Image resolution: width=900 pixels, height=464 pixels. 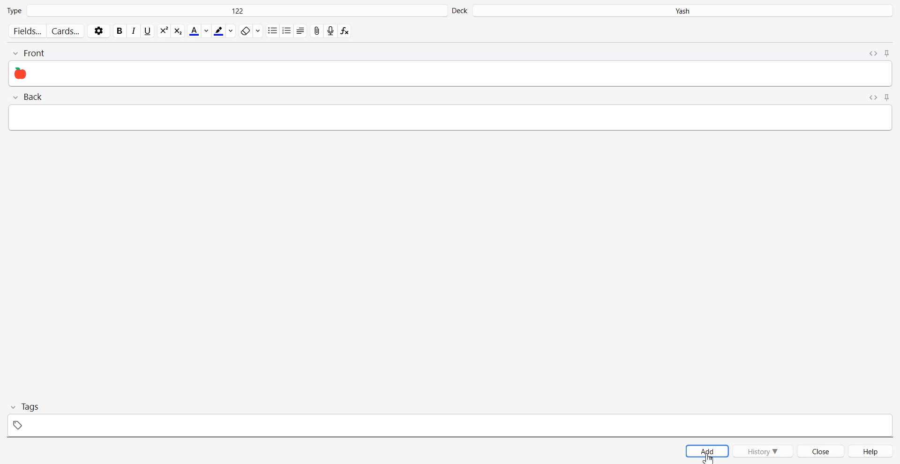 I want to click on Emoji, so click(x=710, y=458).